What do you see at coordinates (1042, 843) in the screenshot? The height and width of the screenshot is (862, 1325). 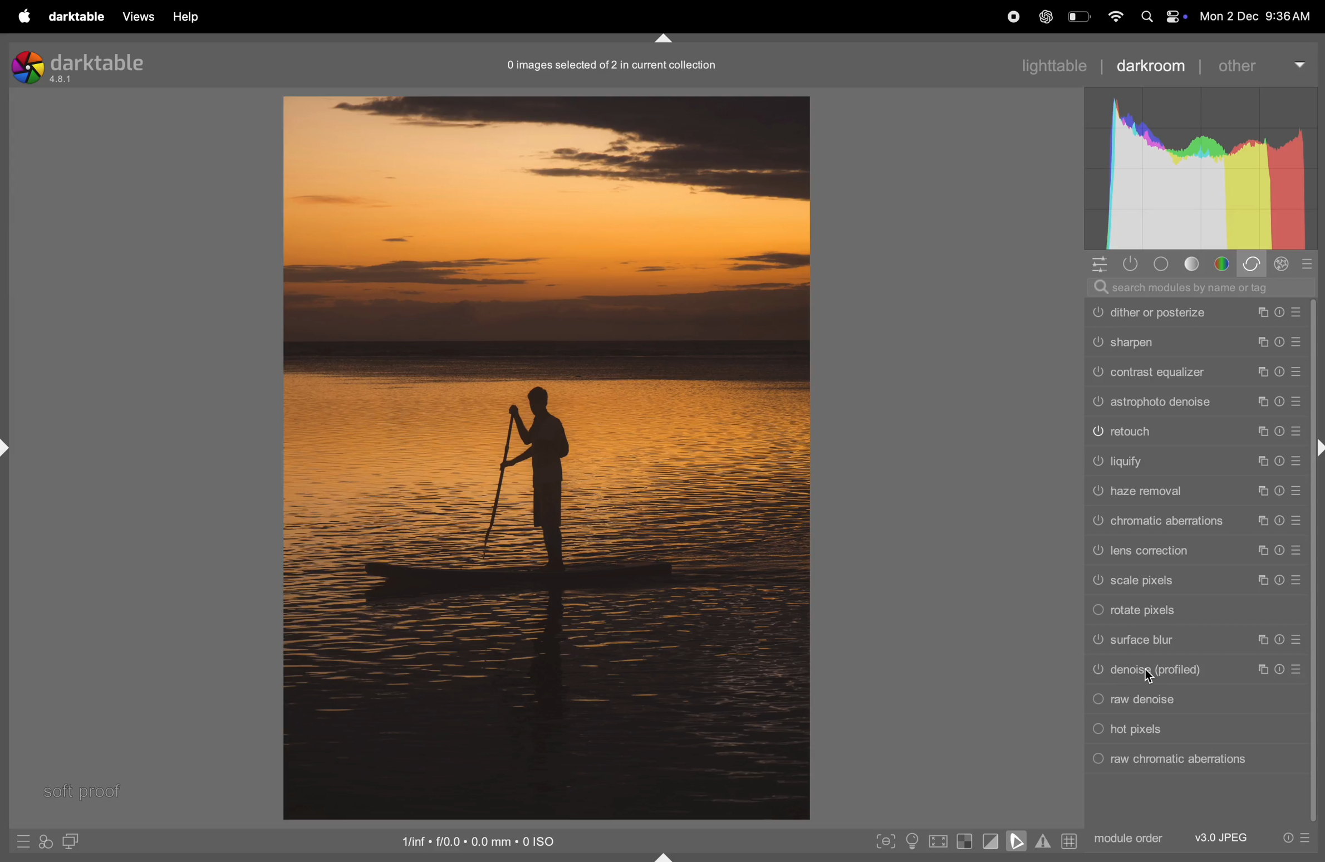 I see `toggle gamut checking` at bounding box center [1042, 843].